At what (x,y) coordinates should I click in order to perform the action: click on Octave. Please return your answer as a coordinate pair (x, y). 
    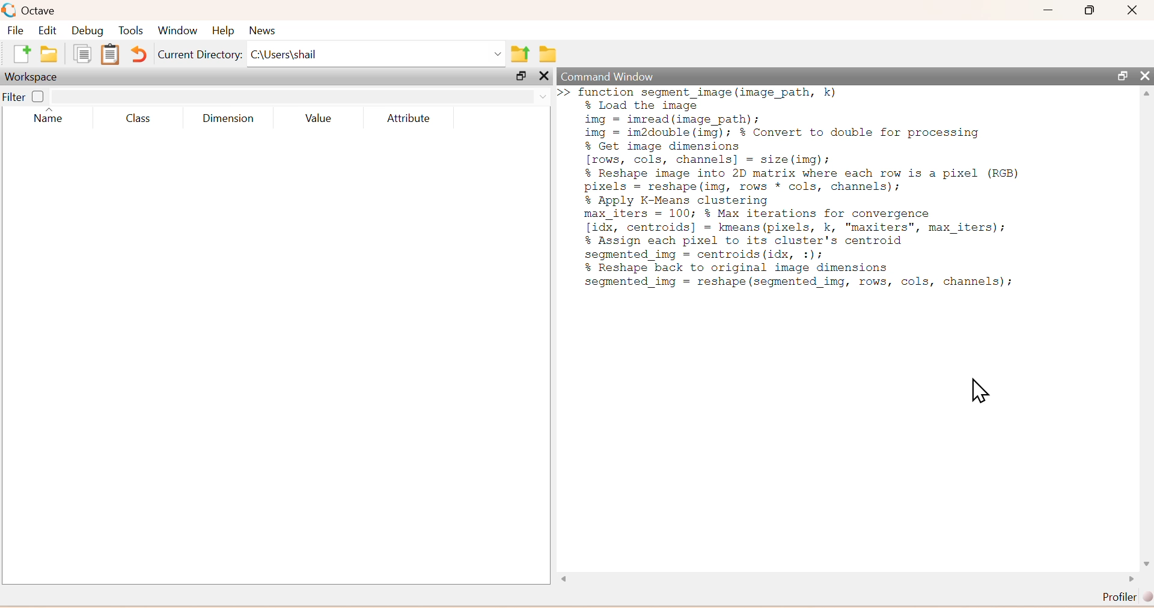
    Looking at the image, I should click on (43, 10).